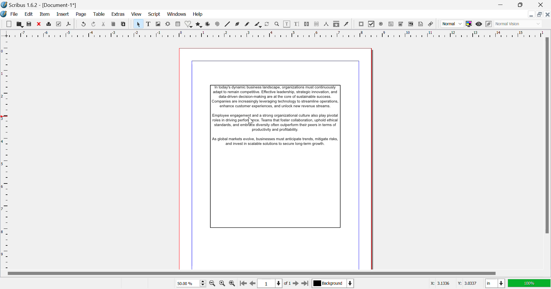  Describe the element at coordinates (198, 14) in the screenshot. I see `Help` at that location.